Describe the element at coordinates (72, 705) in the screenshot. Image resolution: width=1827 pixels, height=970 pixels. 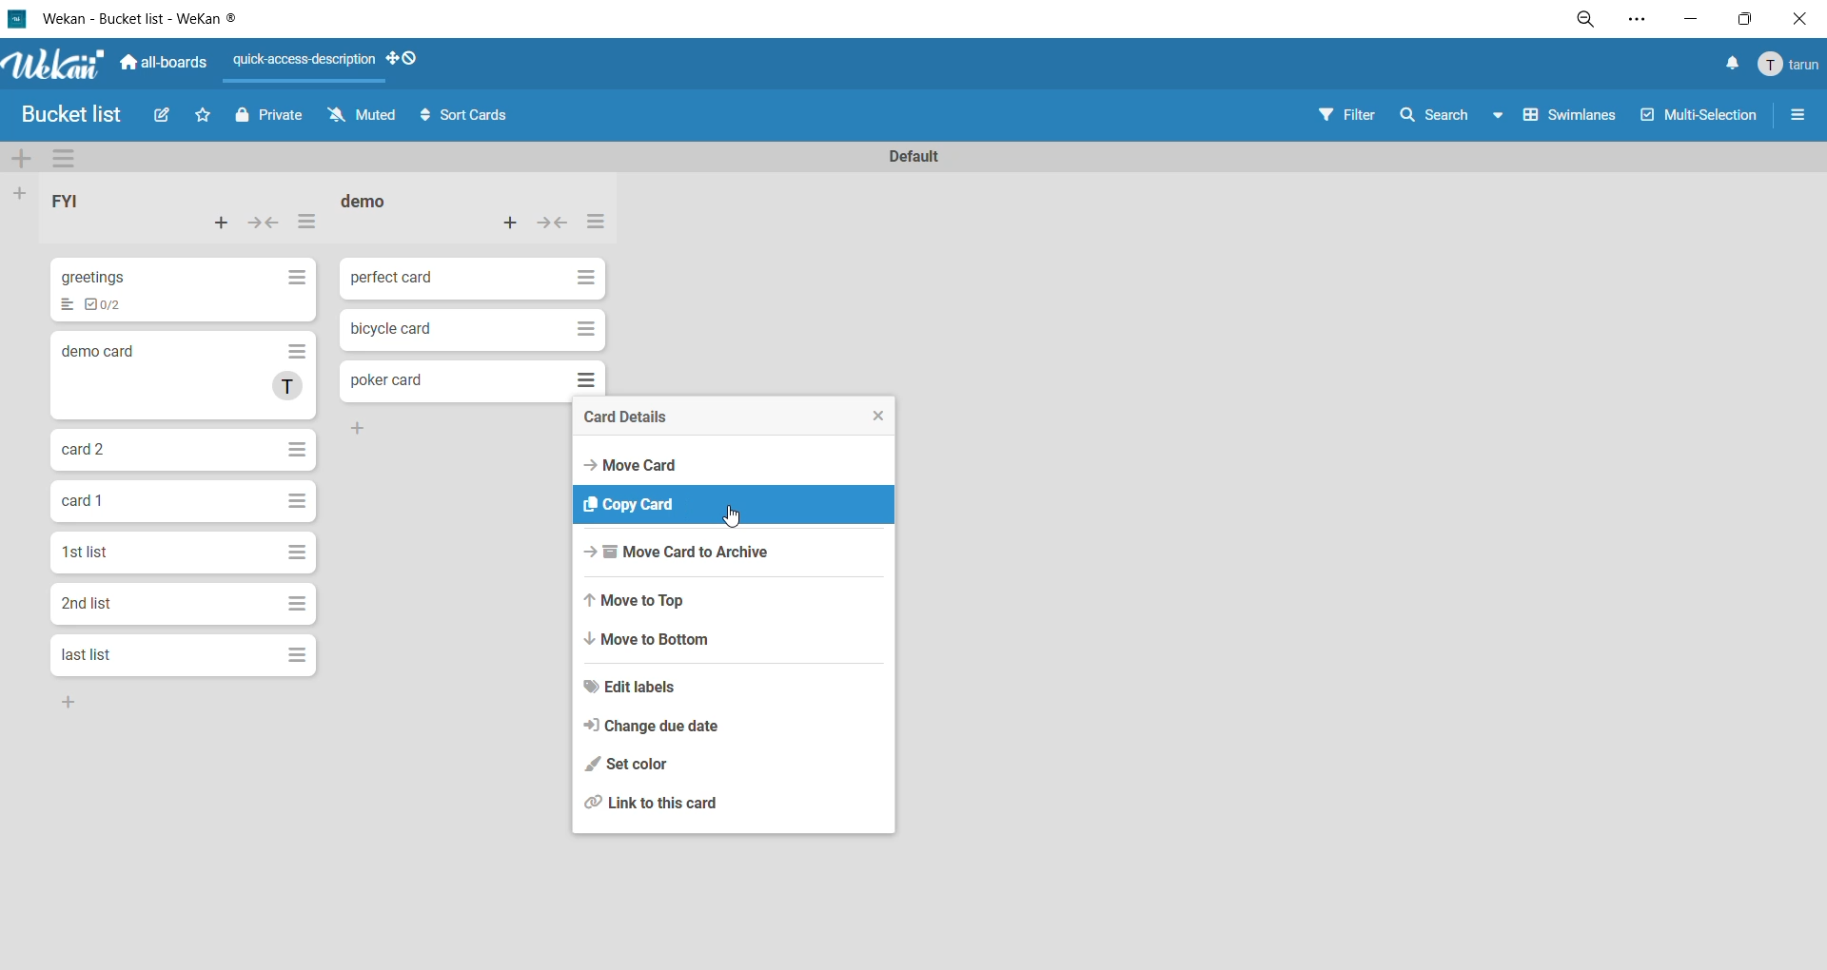
I see `Add button` at that location.